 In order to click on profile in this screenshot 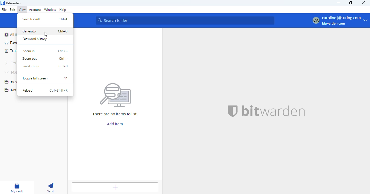, I will do `click(339, 20)`.